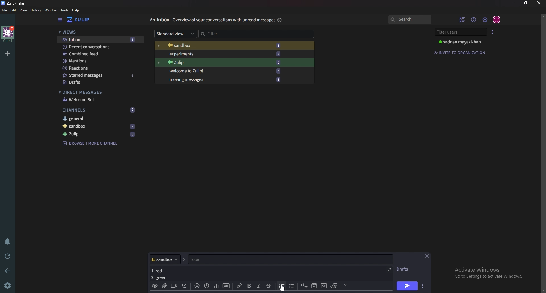  I want to click on Preview, so click(155, 286).